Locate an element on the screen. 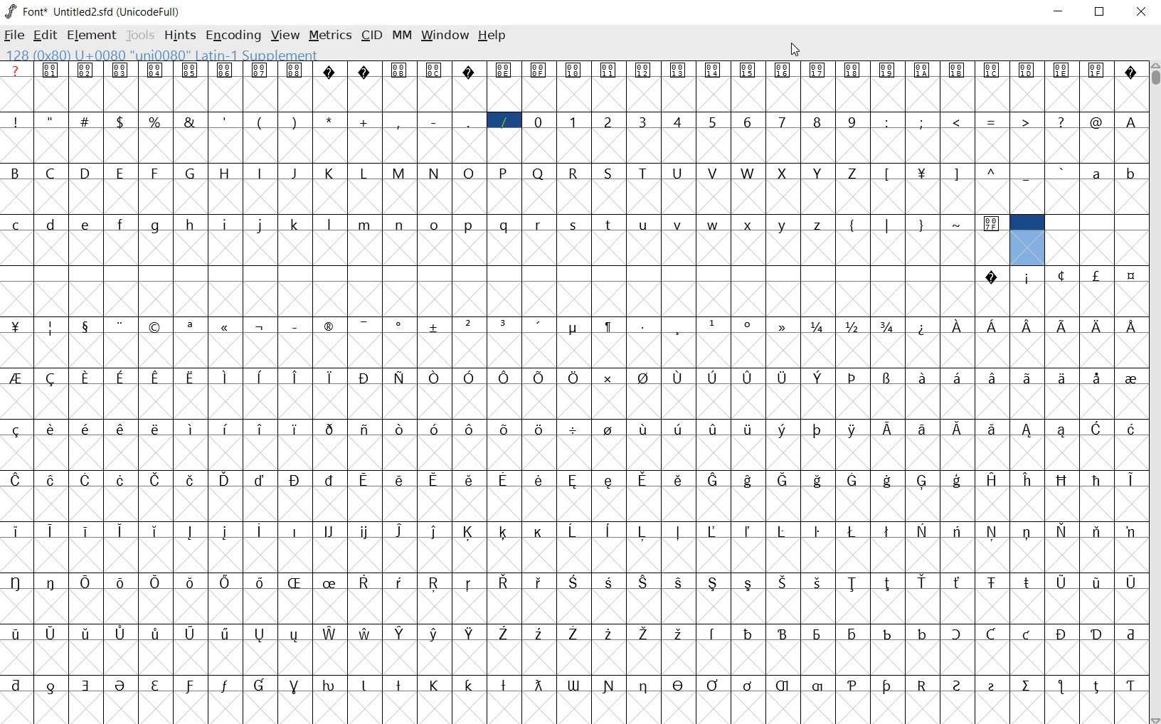 This screenshot has width=1161, height=724. S is located at coordinates (609, 174).